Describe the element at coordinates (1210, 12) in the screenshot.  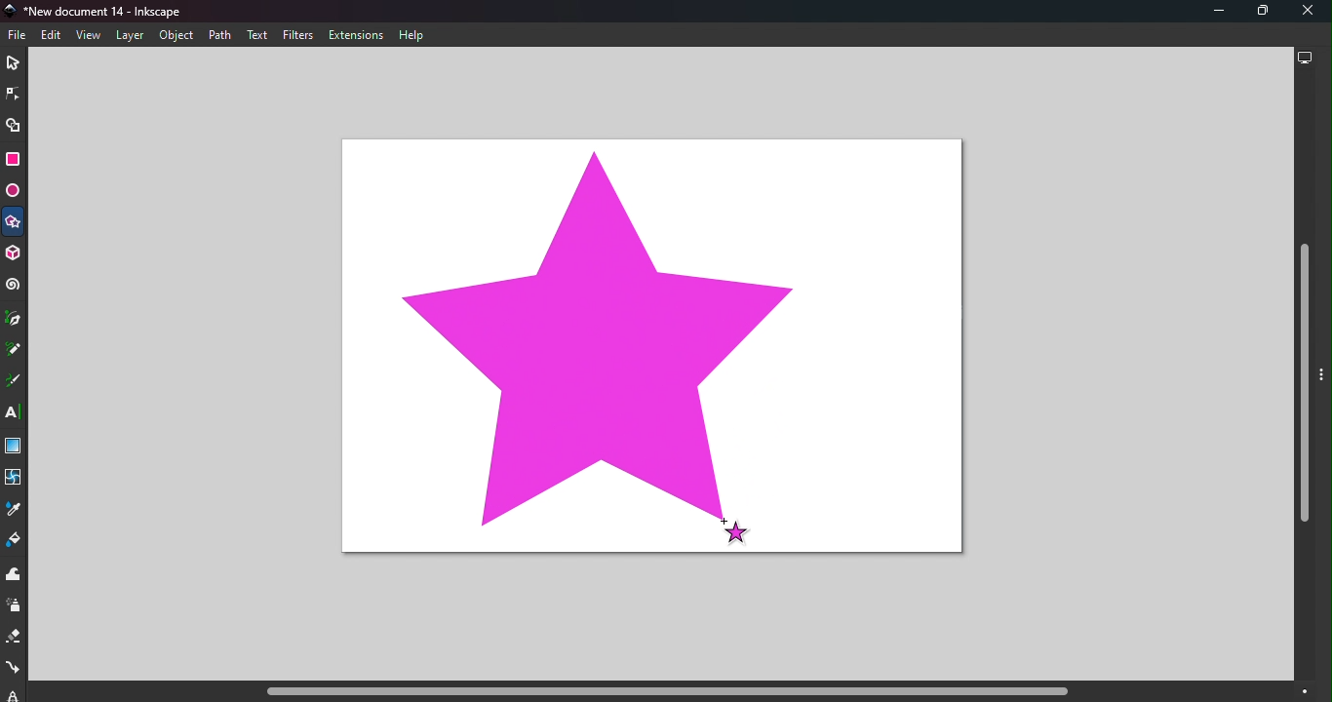
I see `Minimize ` at that location.